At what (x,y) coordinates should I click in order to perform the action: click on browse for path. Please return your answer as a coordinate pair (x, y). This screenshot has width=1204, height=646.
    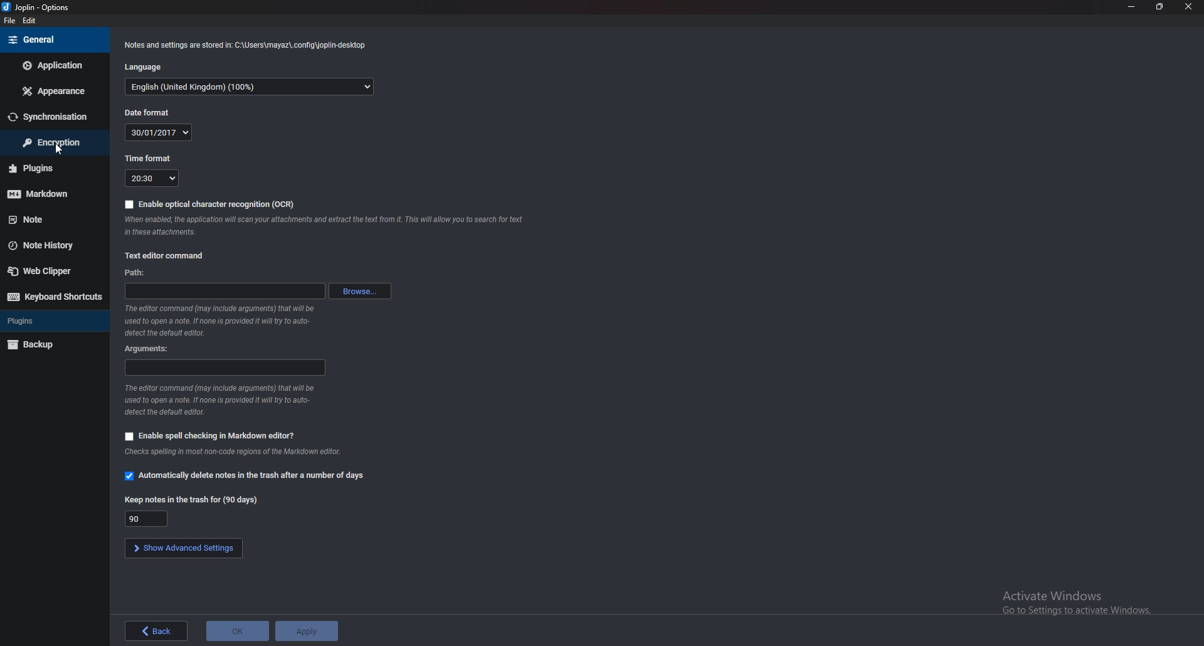
    Looking at the image, I should click on (362, 290).